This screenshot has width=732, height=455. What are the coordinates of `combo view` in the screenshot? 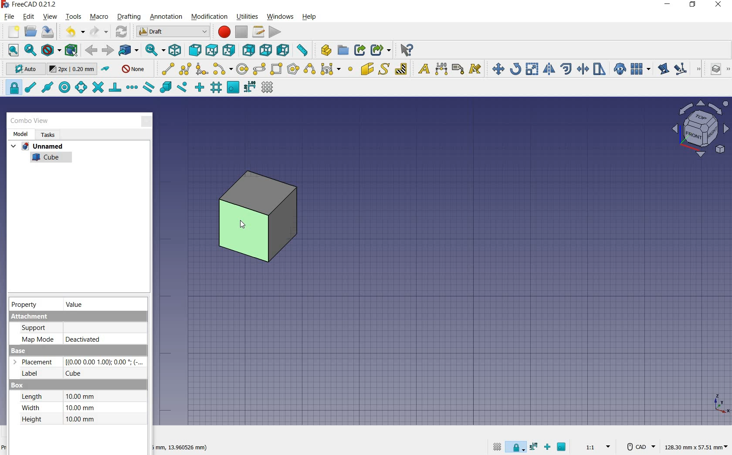 It's located at (30, 122).